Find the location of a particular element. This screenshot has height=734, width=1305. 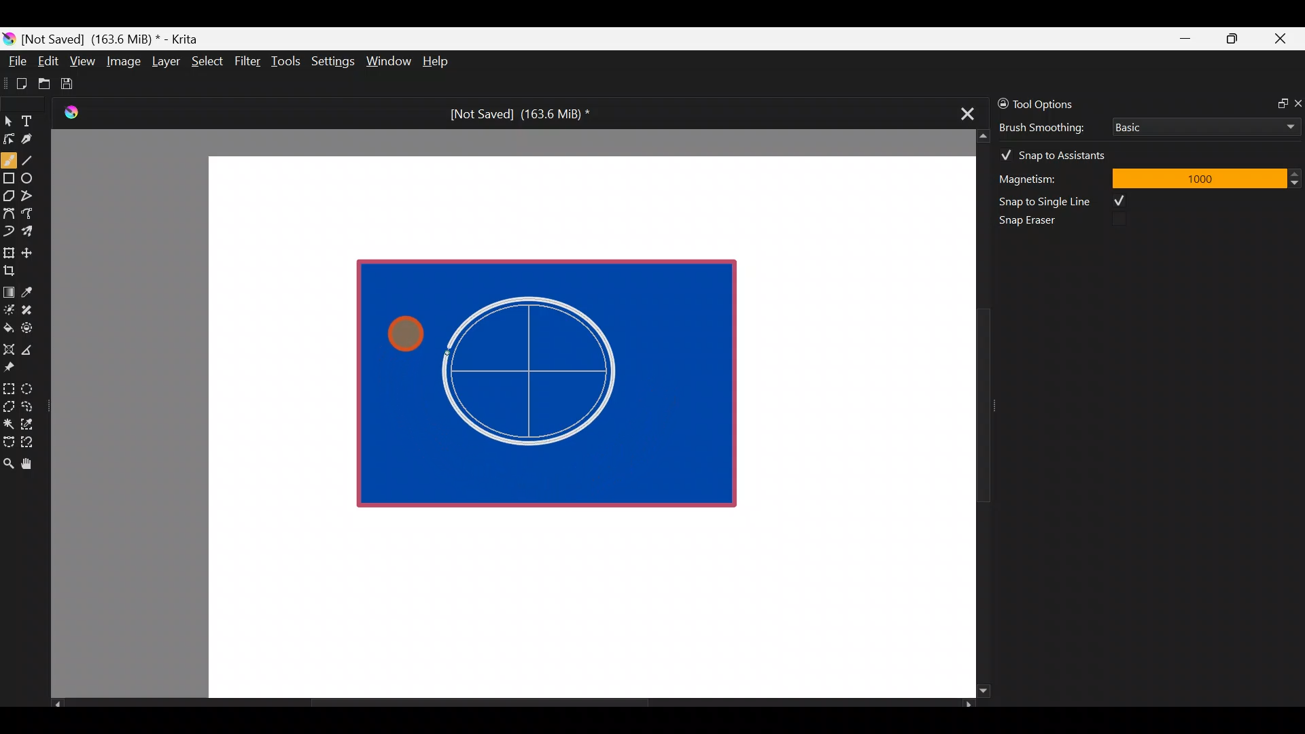

Calligraphy is located at coordinates (37, 141).